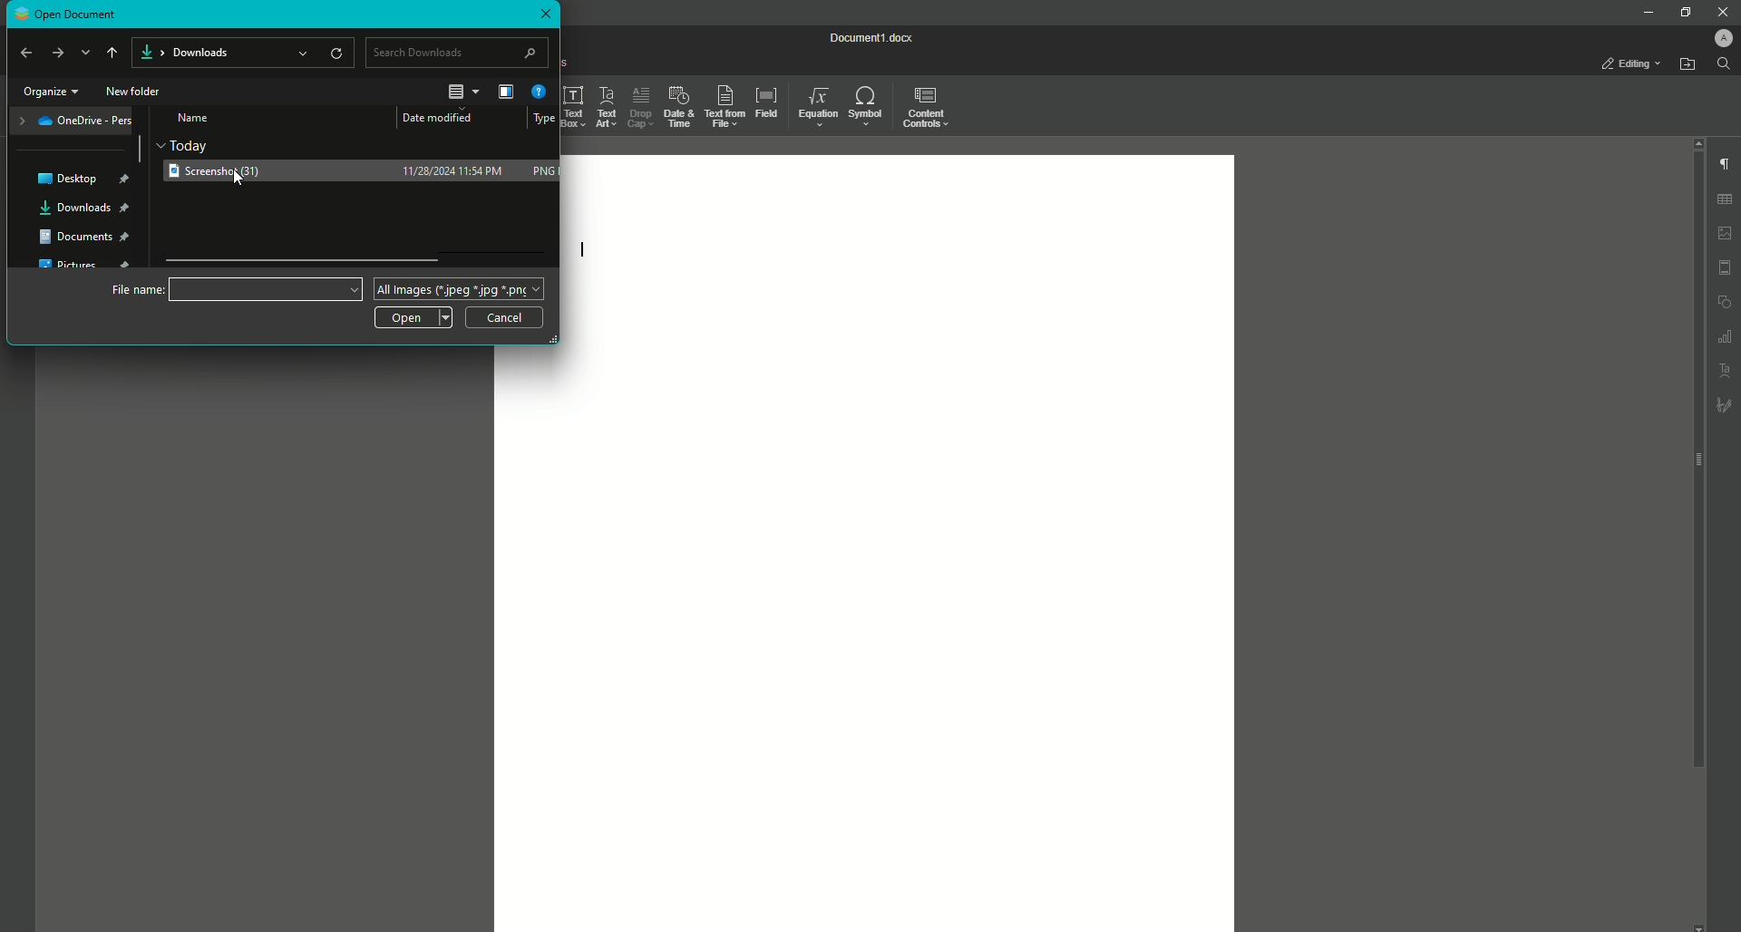  I want to click on Open Document, so click(68, 15).